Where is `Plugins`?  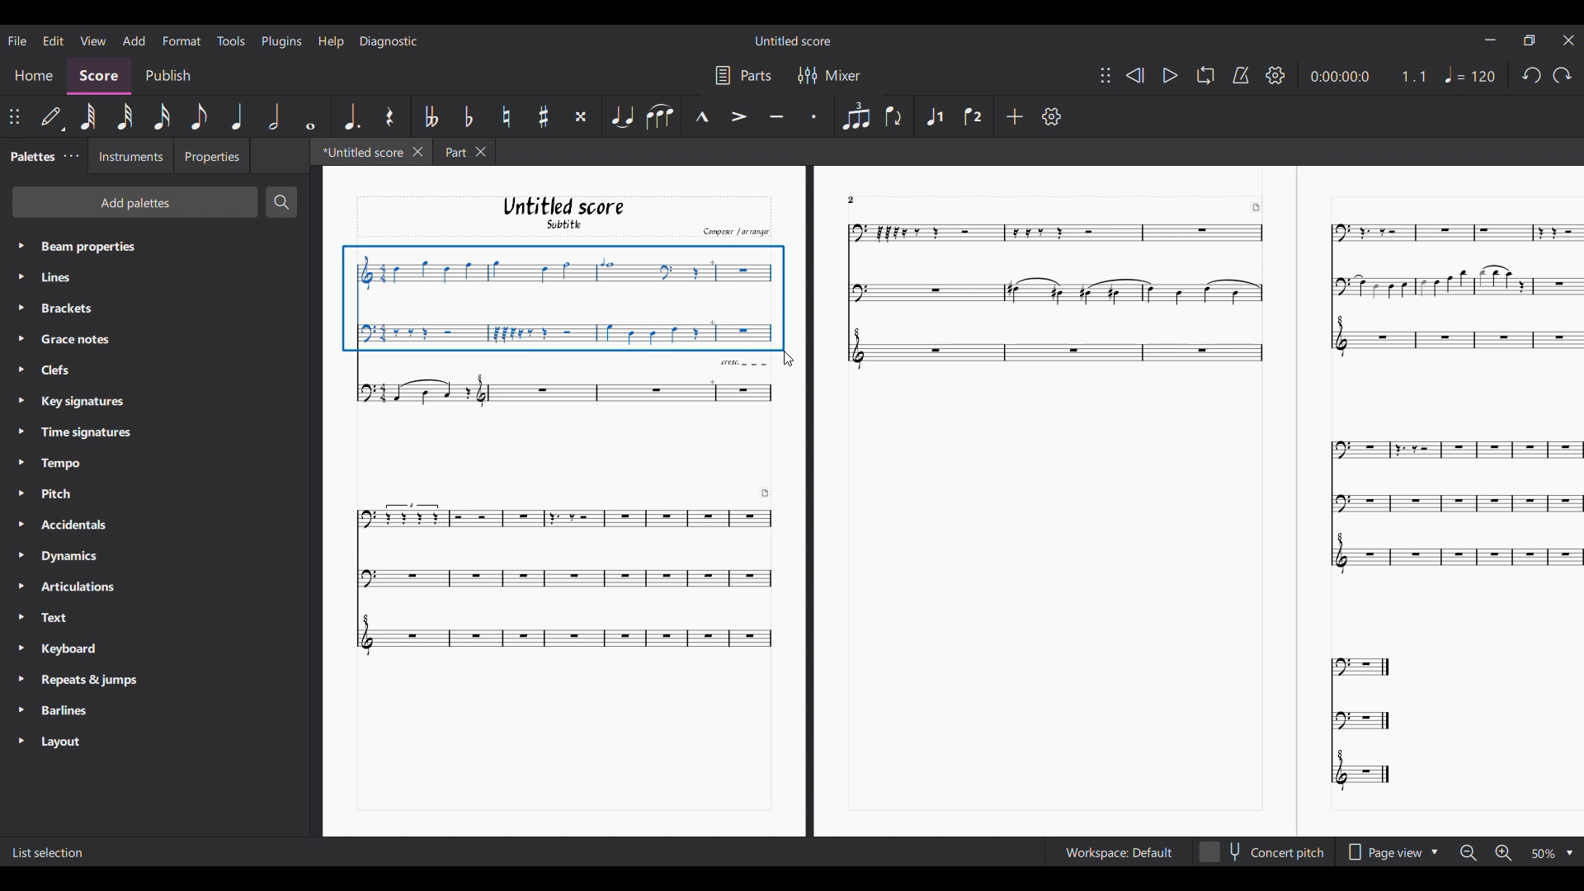
Plugins is located at coordinates (282, 41).